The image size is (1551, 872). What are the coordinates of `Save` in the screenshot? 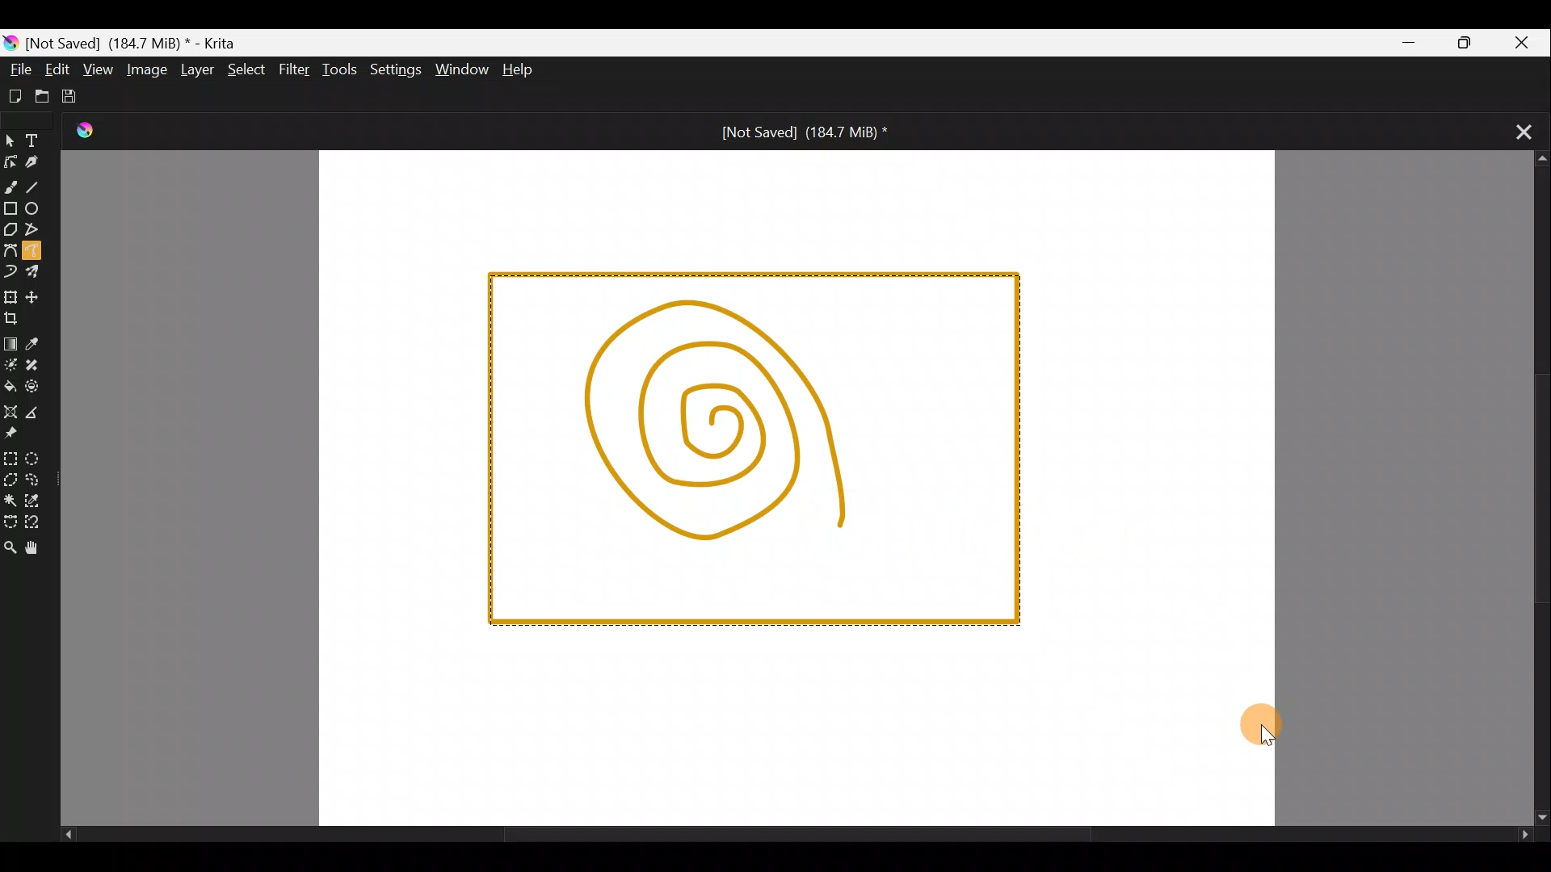 It's located at (77, 99).